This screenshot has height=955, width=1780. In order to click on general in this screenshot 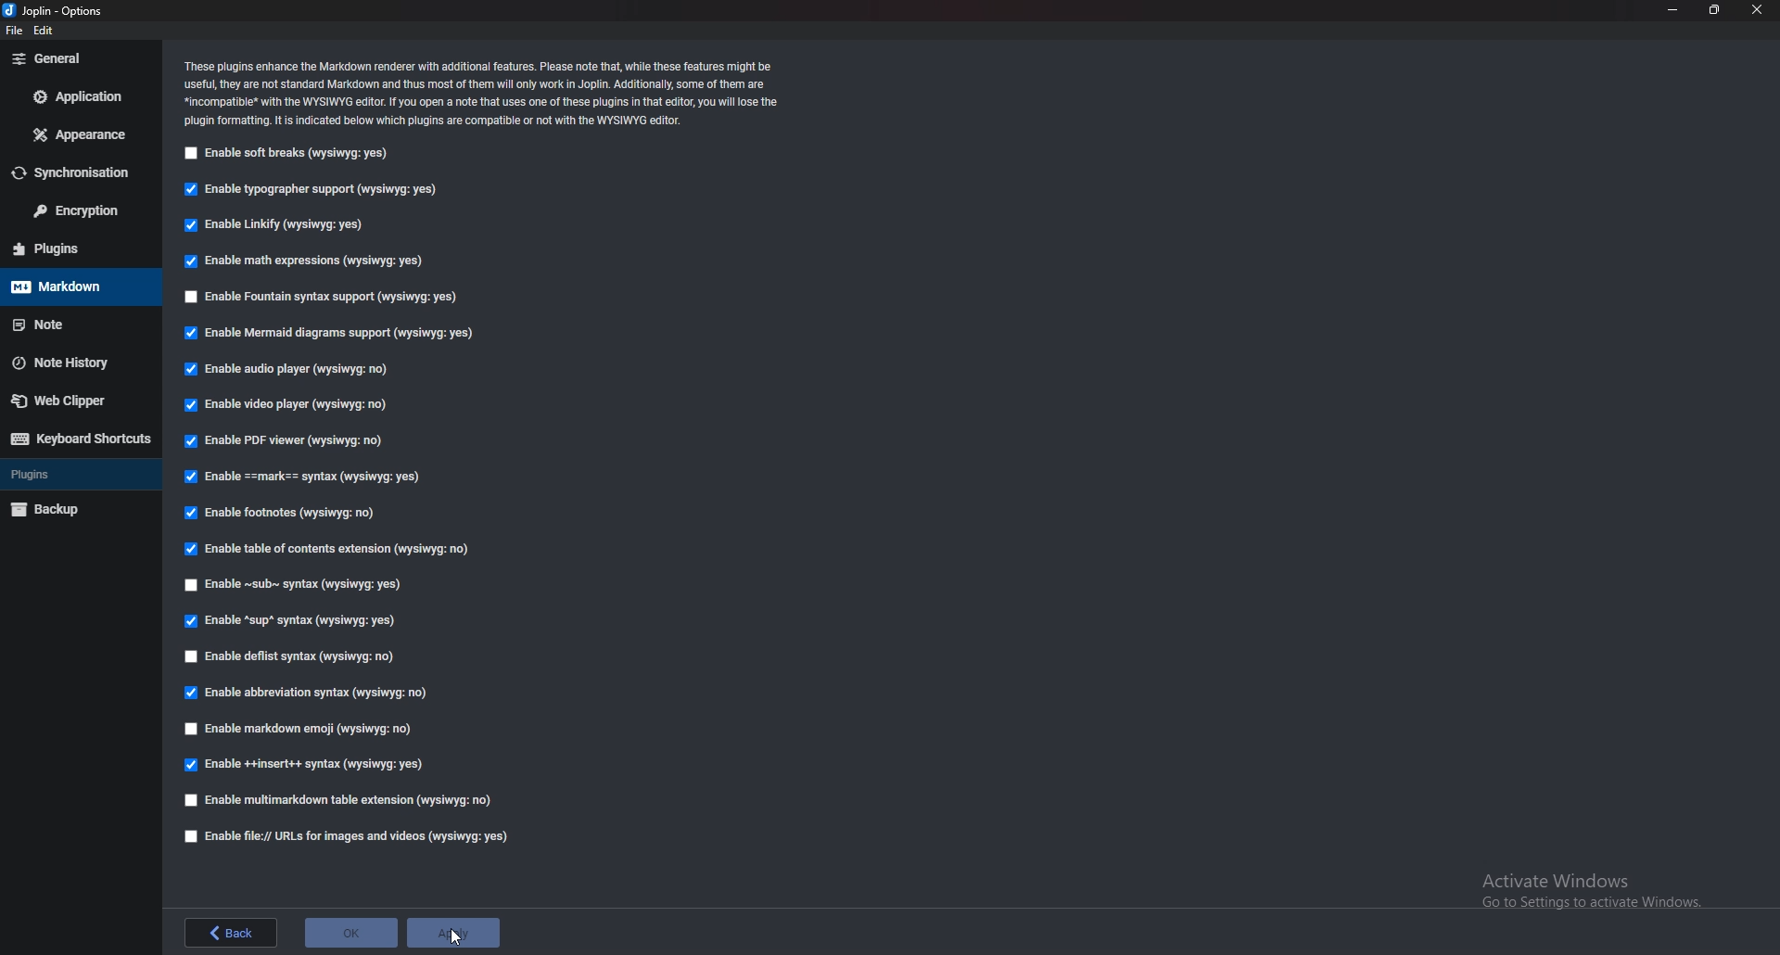, I will do `click(74, 59)`.